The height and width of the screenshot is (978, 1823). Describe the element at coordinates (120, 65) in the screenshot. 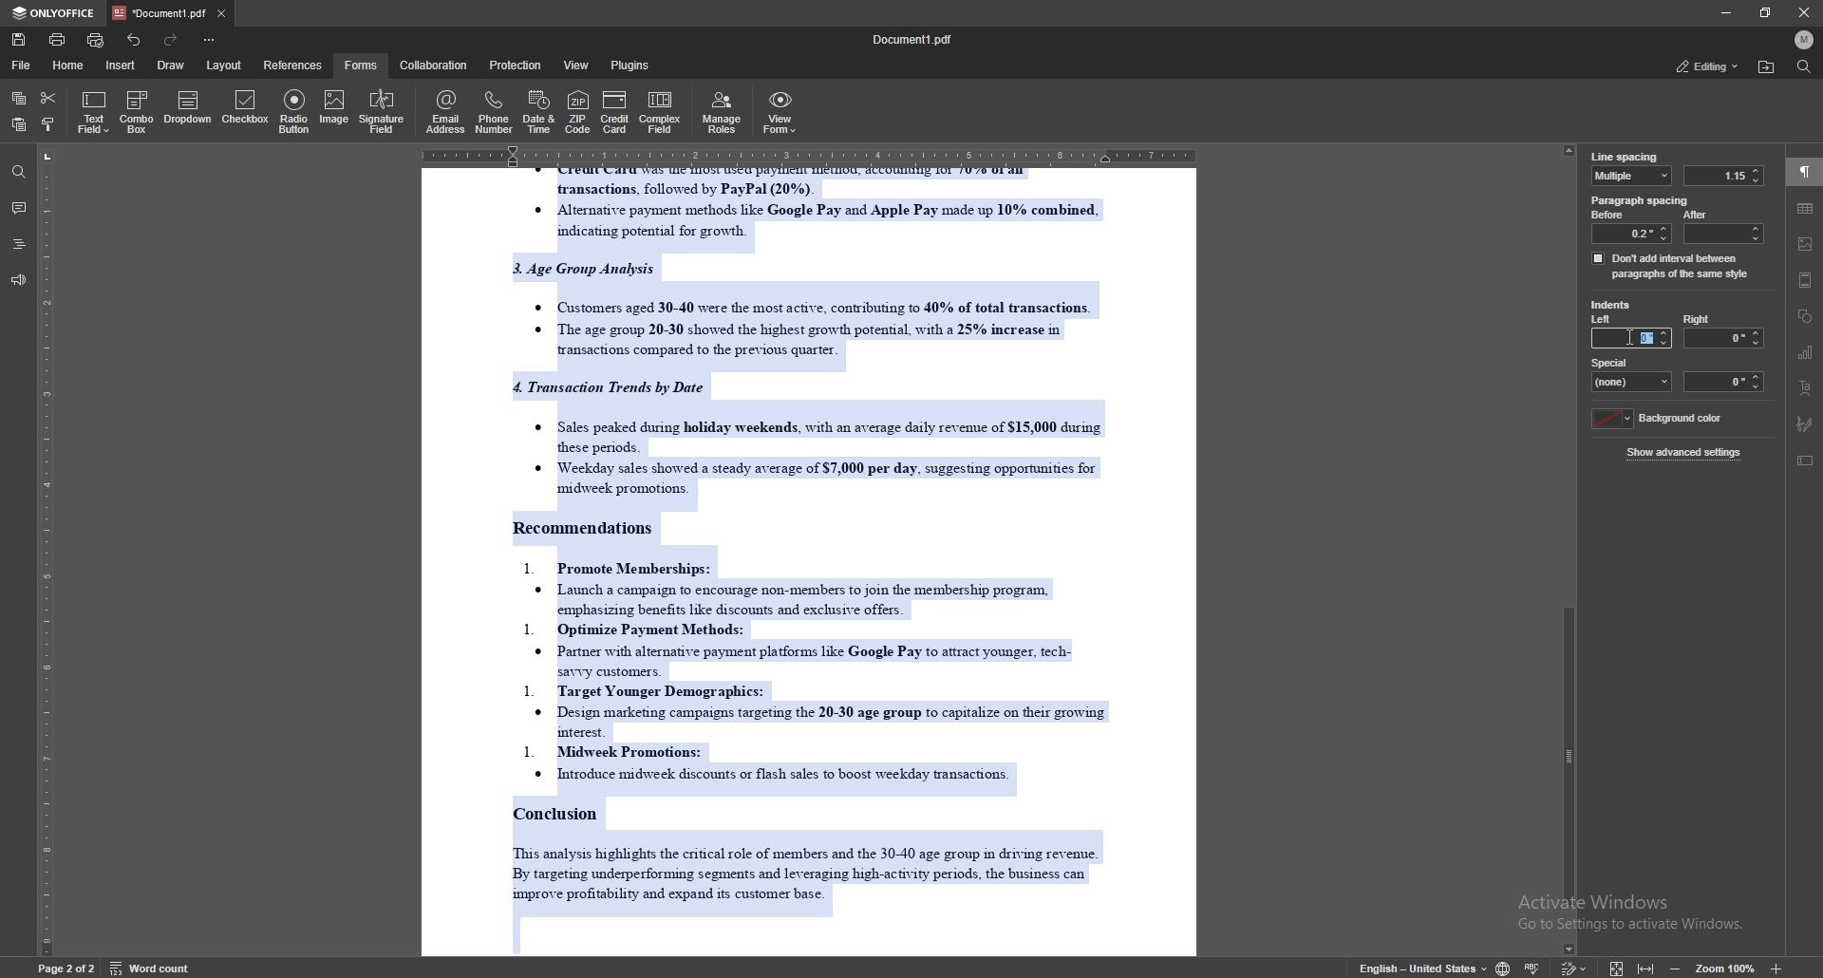

I see `insert` at that location.